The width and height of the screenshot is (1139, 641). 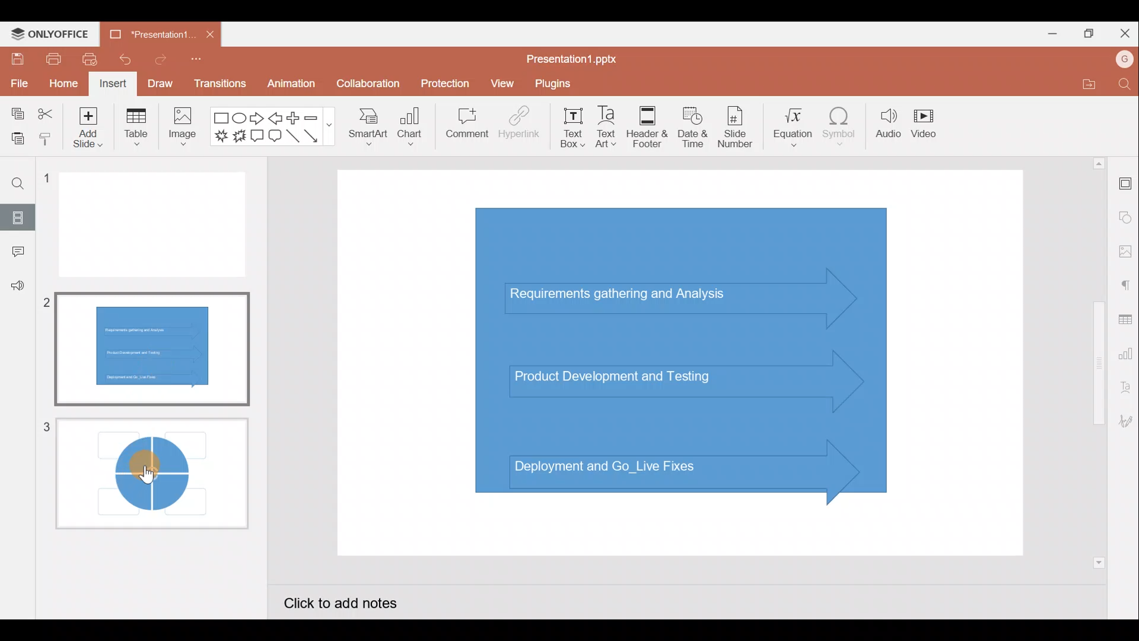 What do you see at coordinates (1124, 392) in the screenshot?
I see `Text Art settings` at bounding box center [1124, 392].